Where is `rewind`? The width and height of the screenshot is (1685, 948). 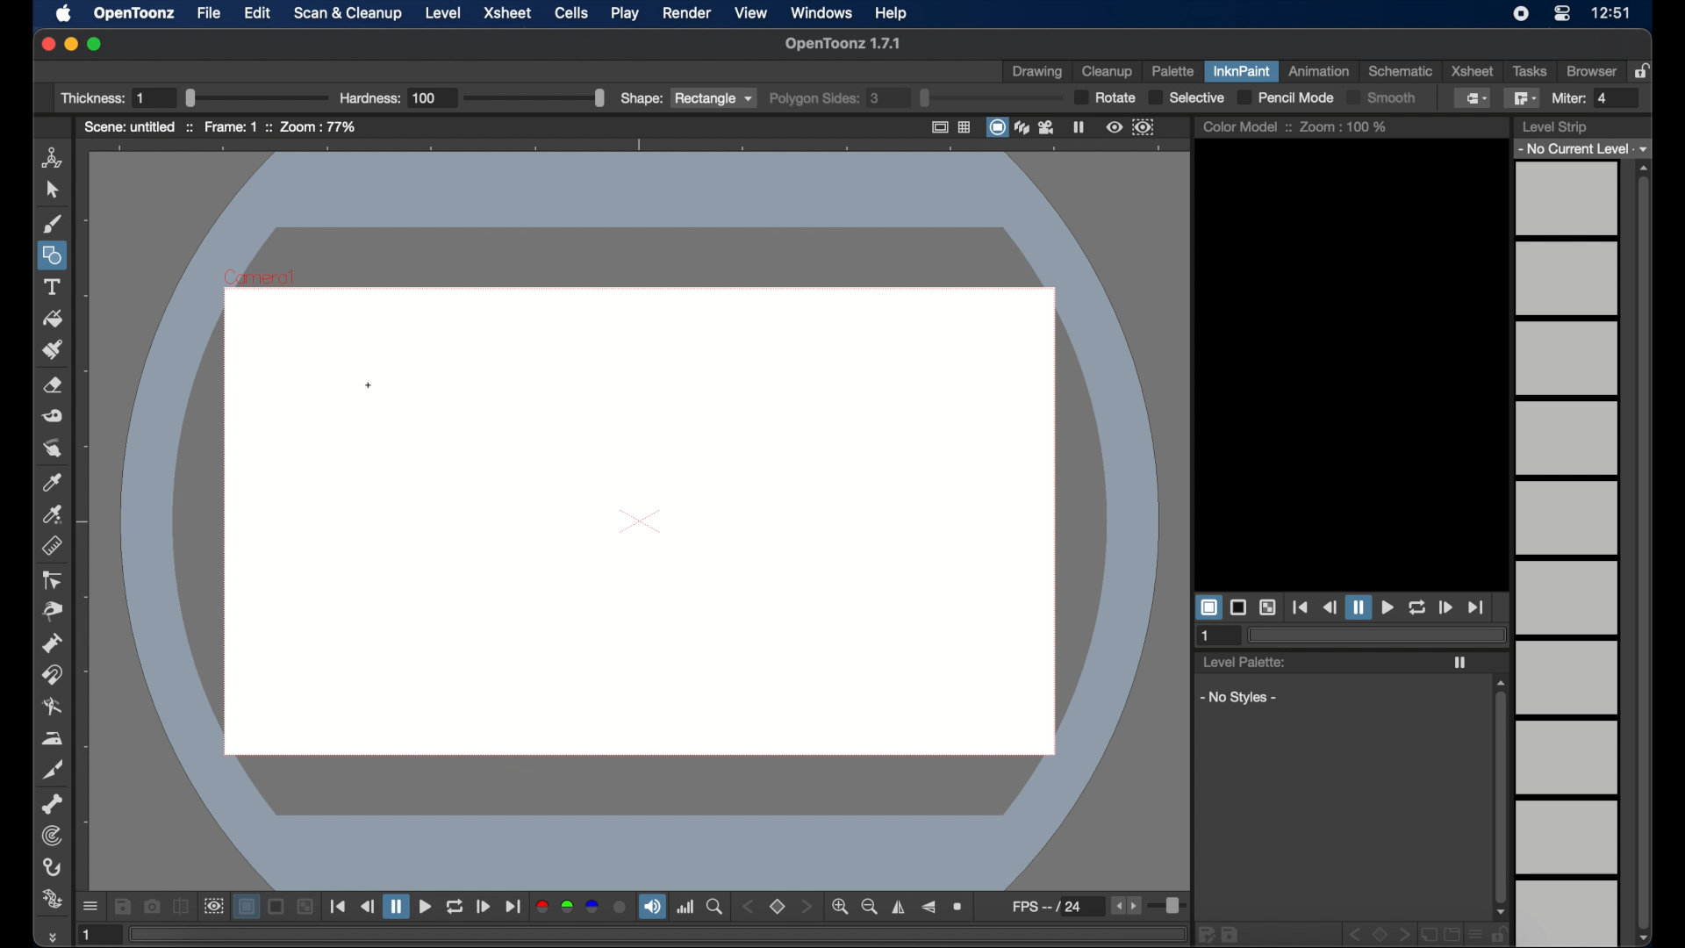 rewind is located at coordinates (1329, 607).